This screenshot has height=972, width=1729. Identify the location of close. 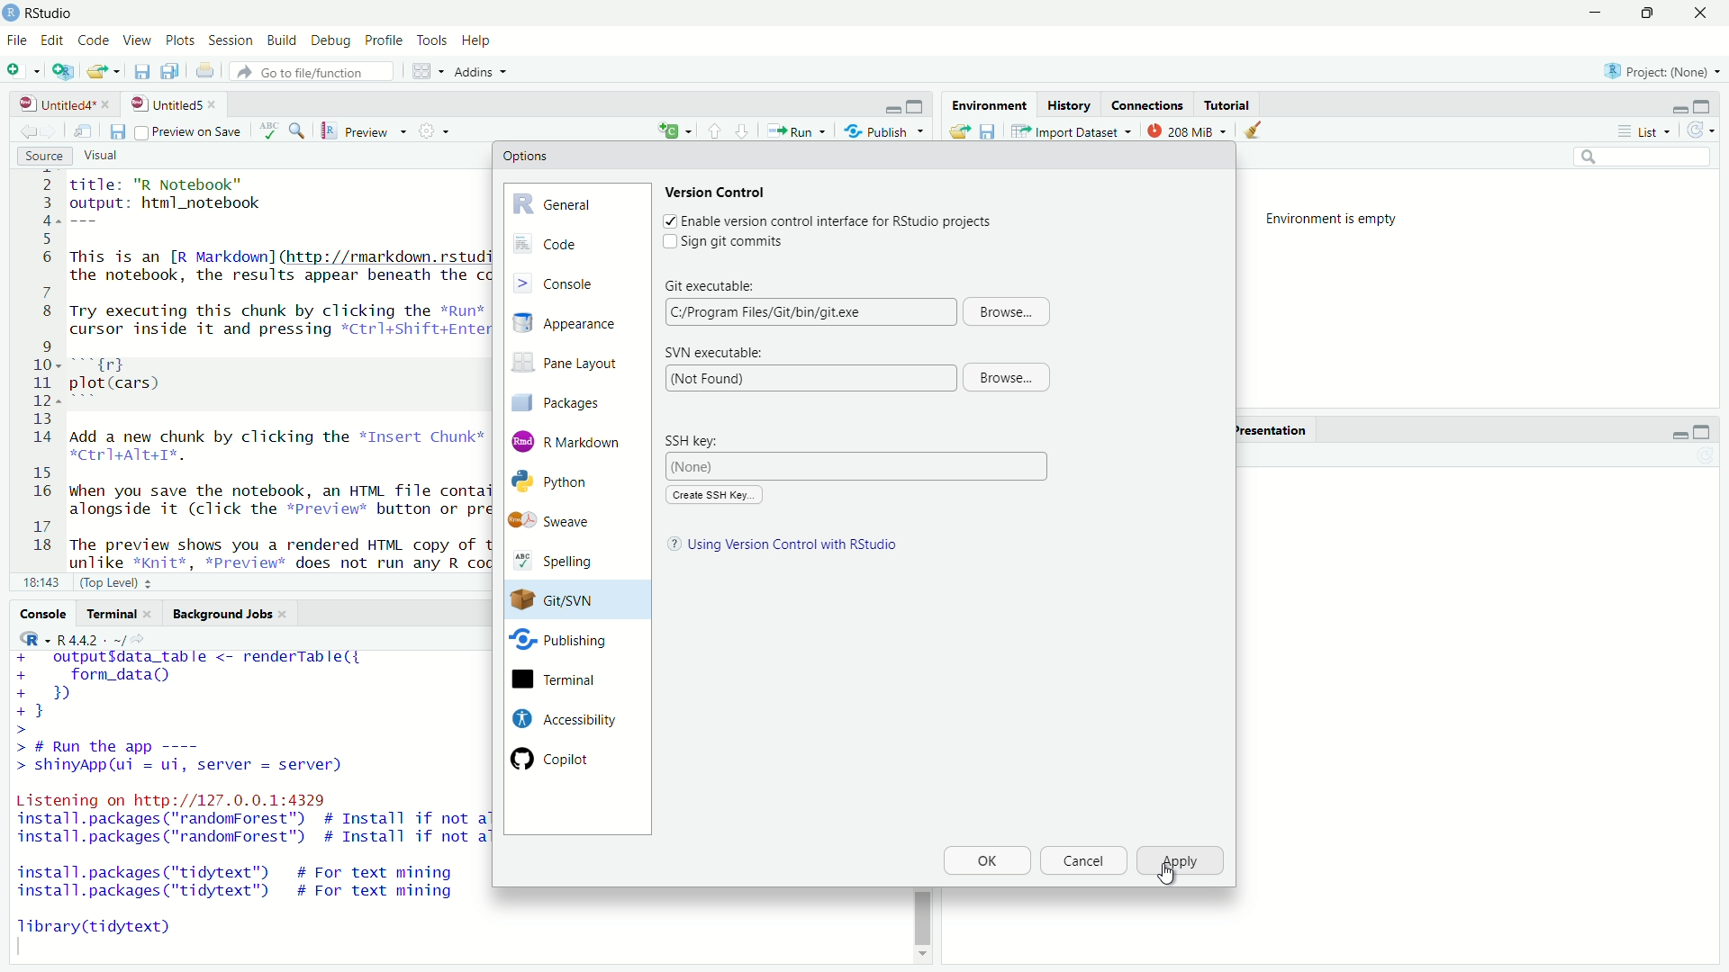
(1699, 13).